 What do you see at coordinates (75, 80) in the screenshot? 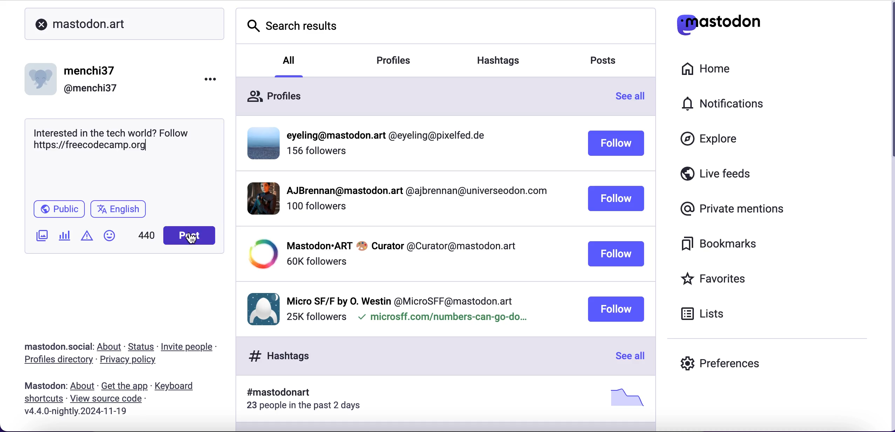
I see `user` at bounding box center [75, 80].